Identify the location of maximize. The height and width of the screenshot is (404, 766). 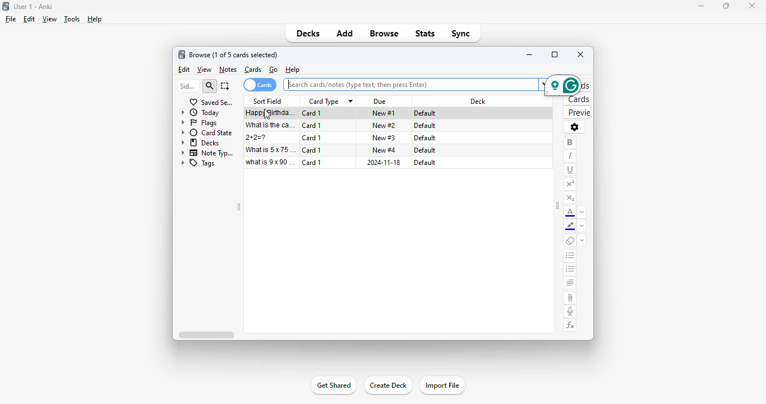
(555, 54).